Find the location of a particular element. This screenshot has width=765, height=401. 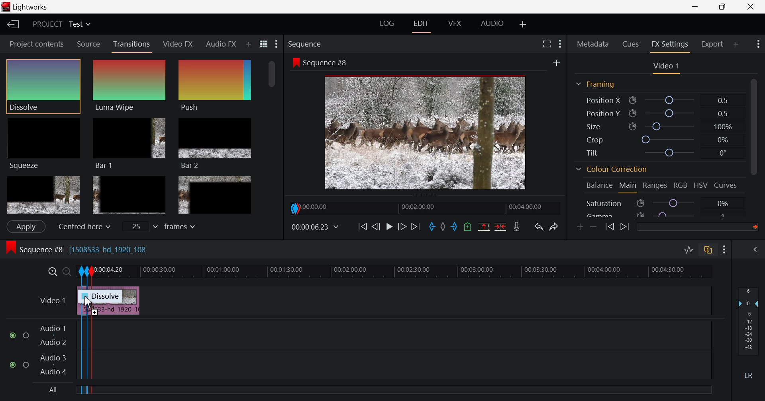

In mark is located at coordinates (431, 227).